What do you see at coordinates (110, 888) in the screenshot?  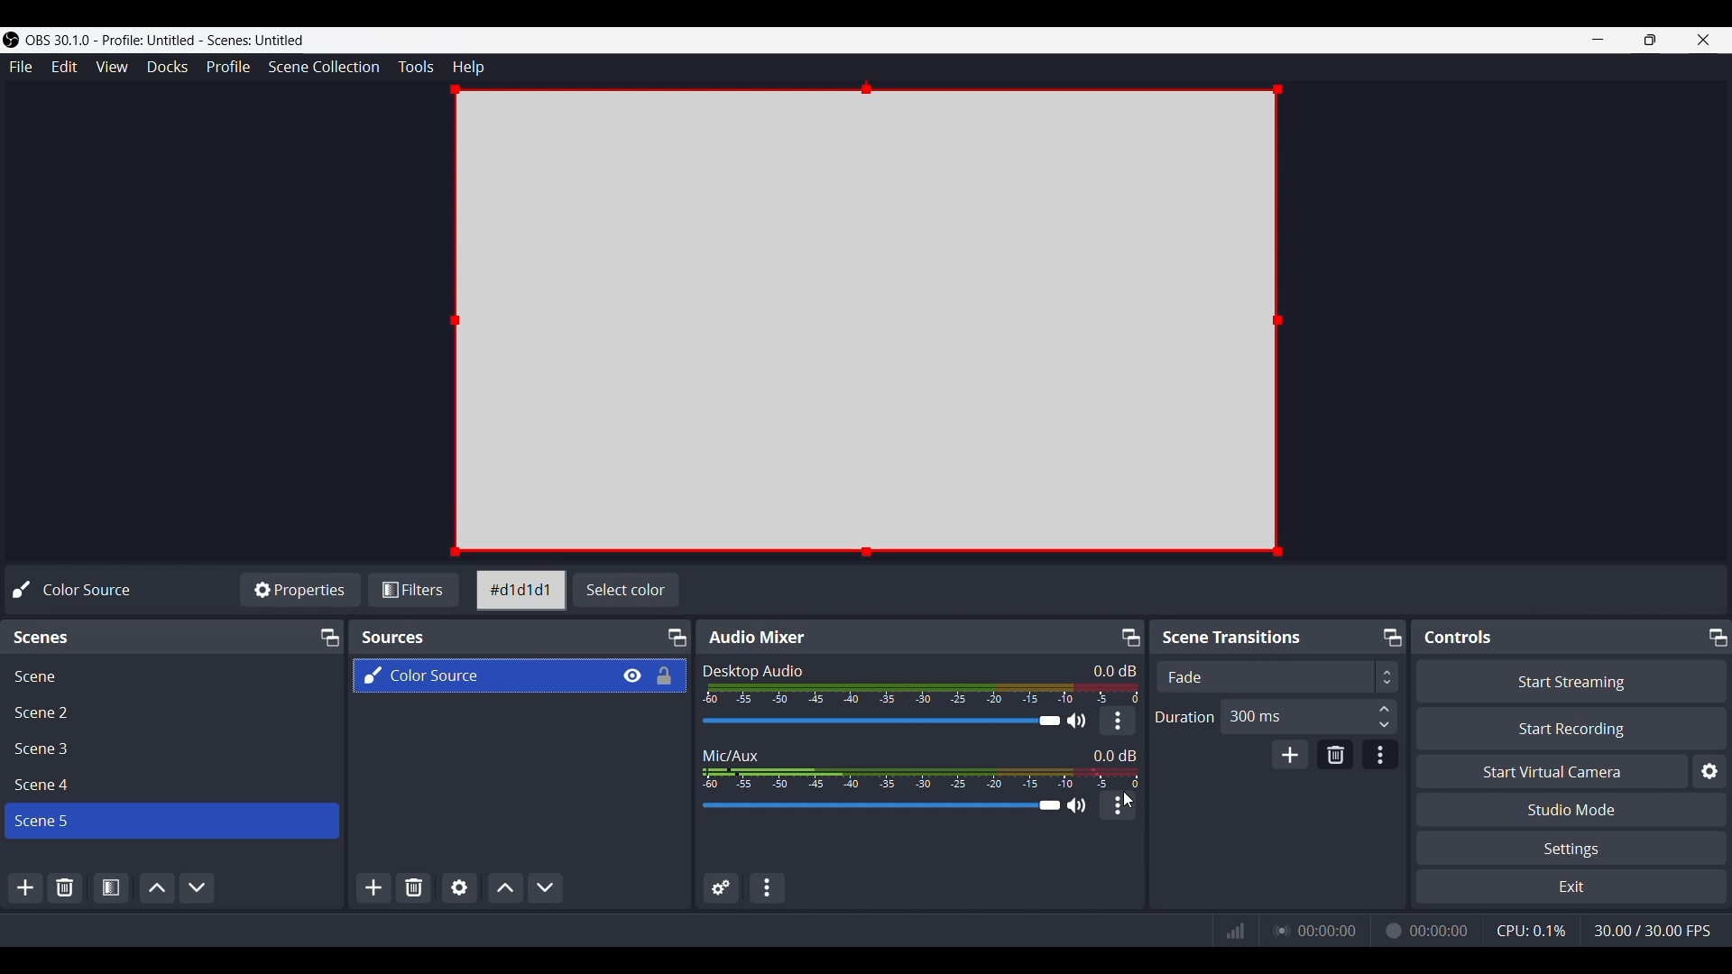 I see `Open Scene Properties` at bounding box center [110, 888].